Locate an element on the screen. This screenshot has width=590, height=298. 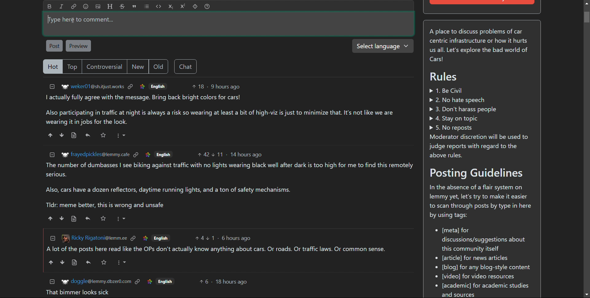
Vertical scroll bar is located at coordinates (586, 17).